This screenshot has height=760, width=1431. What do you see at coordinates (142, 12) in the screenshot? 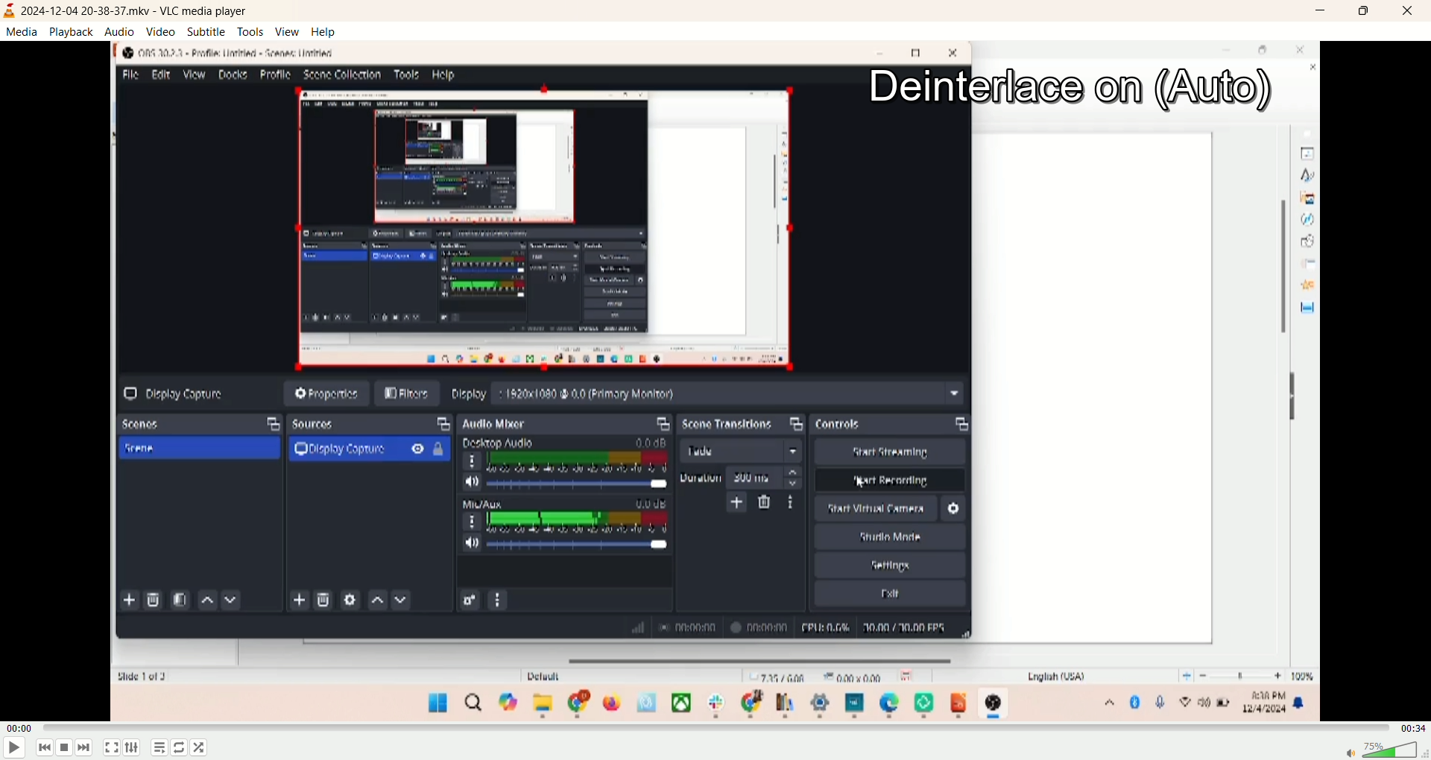
I see `2024-12-04 20-38-37.mkv - VLC media player` at bounding box center [142, 12].